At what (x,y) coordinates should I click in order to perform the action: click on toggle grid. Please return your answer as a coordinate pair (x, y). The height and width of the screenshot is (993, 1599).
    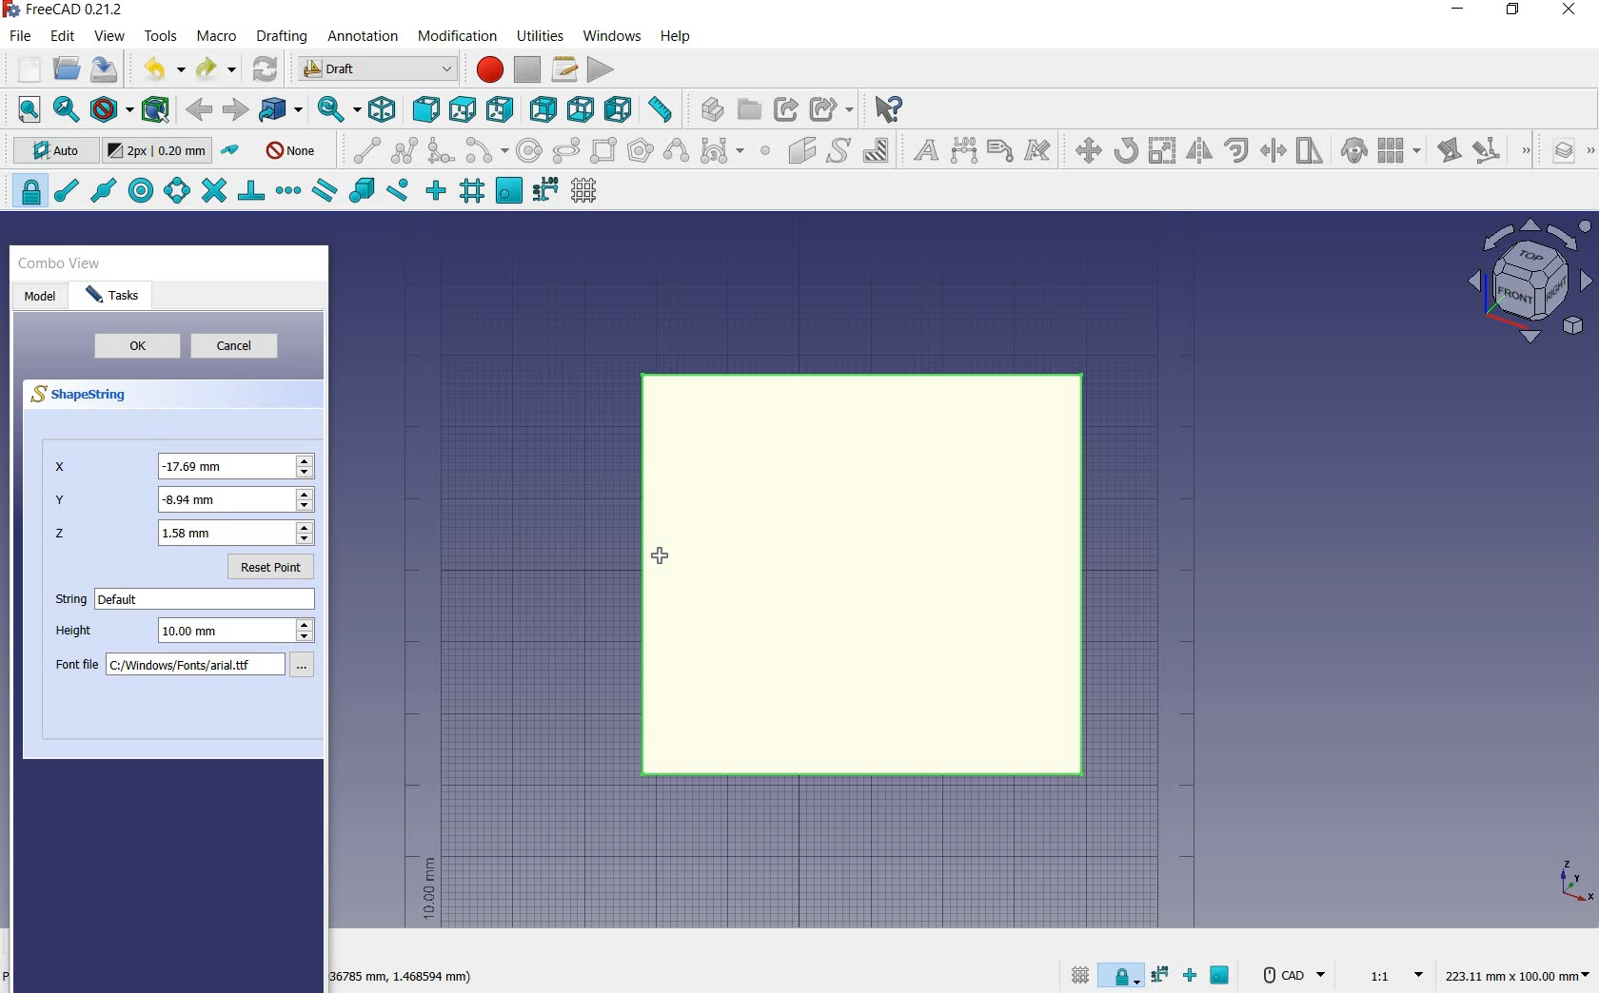
    Looking at the image, I should click on (586, 191).